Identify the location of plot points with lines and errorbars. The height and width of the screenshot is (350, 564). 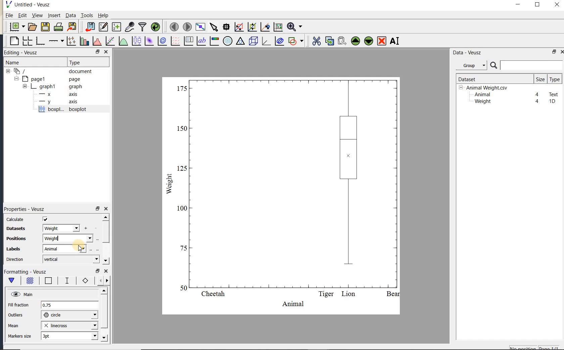
(72, 41).